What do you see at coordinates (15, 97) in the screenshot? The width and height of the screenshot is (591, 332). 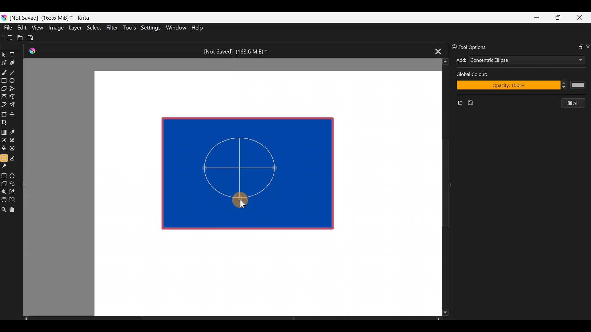 I see `Freehand path tool` at bounding box center [15, 97].